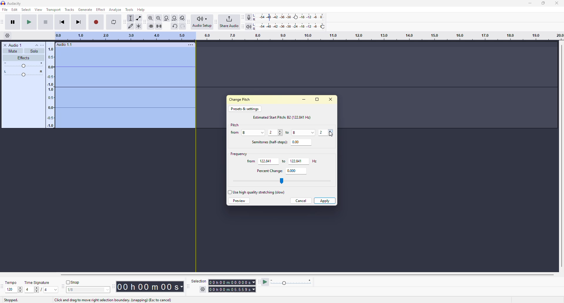 The image size is (564, 303). What do you see at coordinates (12, 51) in the screenshot?
I see `mute` at bounding box center [12, 51].